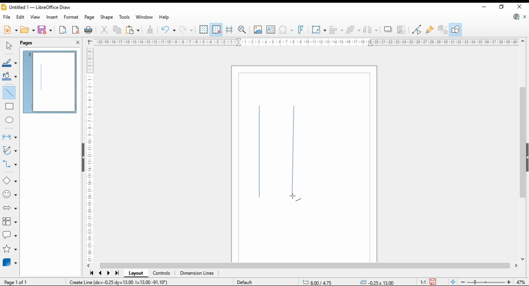 Image resolution: width=529 pixels, height=286 pixels. Describe the element at coordinates (230, 29) in the screenshot. I see `helplines for moving` at that location.